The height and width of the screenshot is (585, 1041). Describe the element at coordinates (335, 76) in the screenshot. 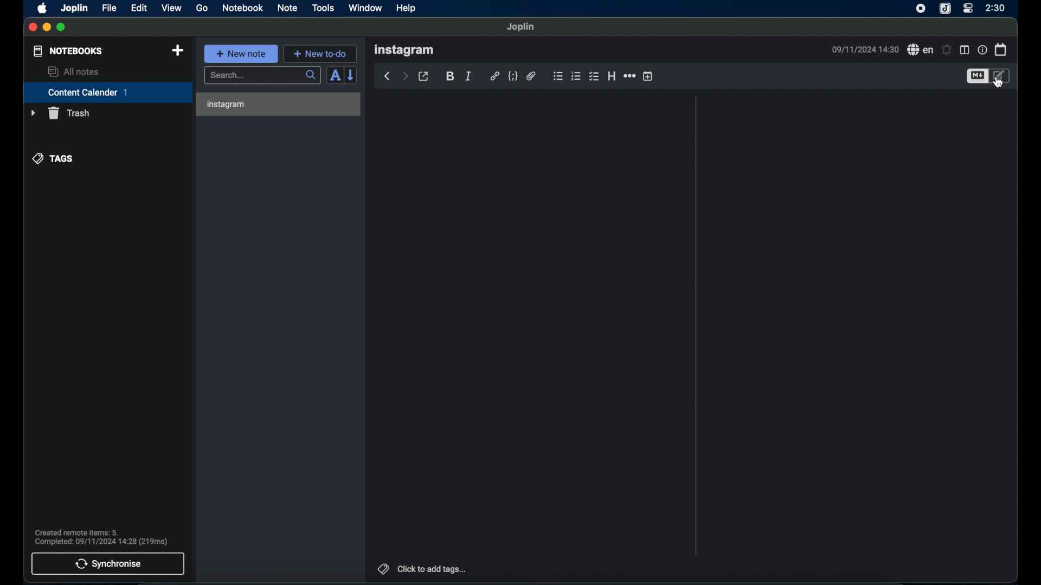

I see `toggle sort order field` at that location.